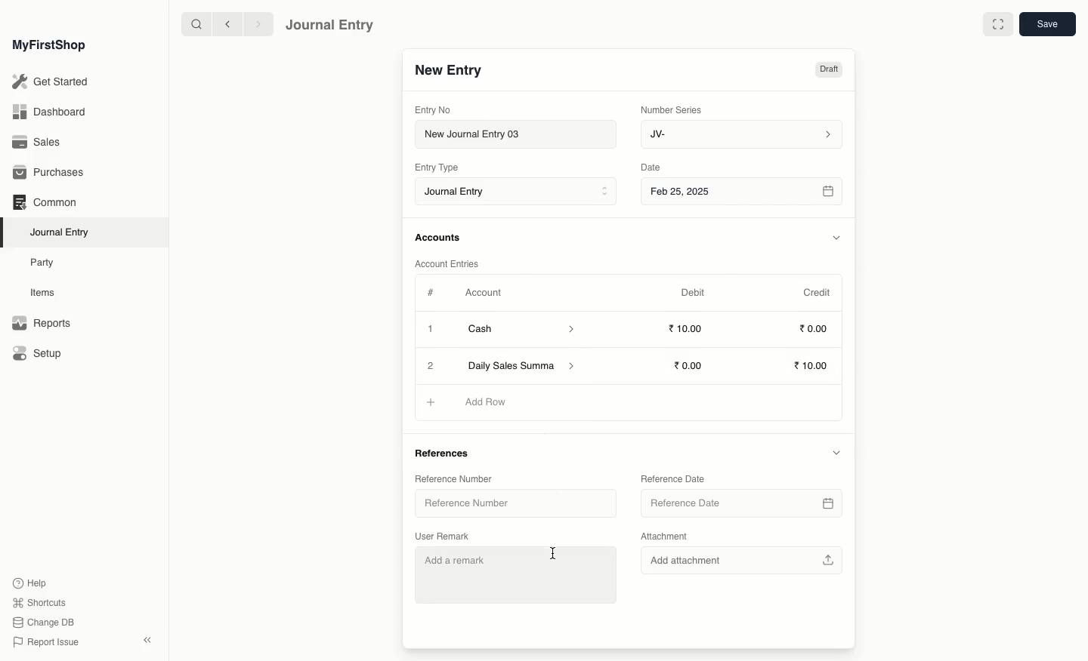 This screenshot has width=1088, height=661. Describe the element at coordinates (743, 191) in the screenshot. I see `Feb 25, 2025 8` at that location.